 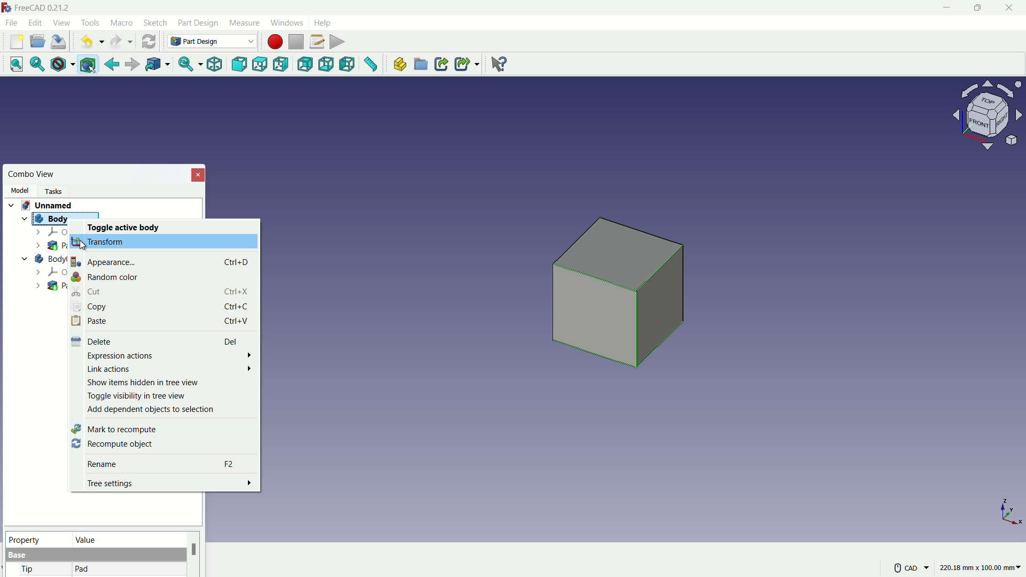 What do you see at coordinates (422, 65) in the screenshot?
I see `create group` at bounding box center [422, 65].